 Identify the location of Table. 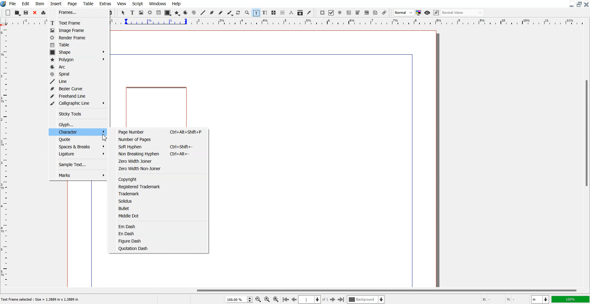
(75, 45).